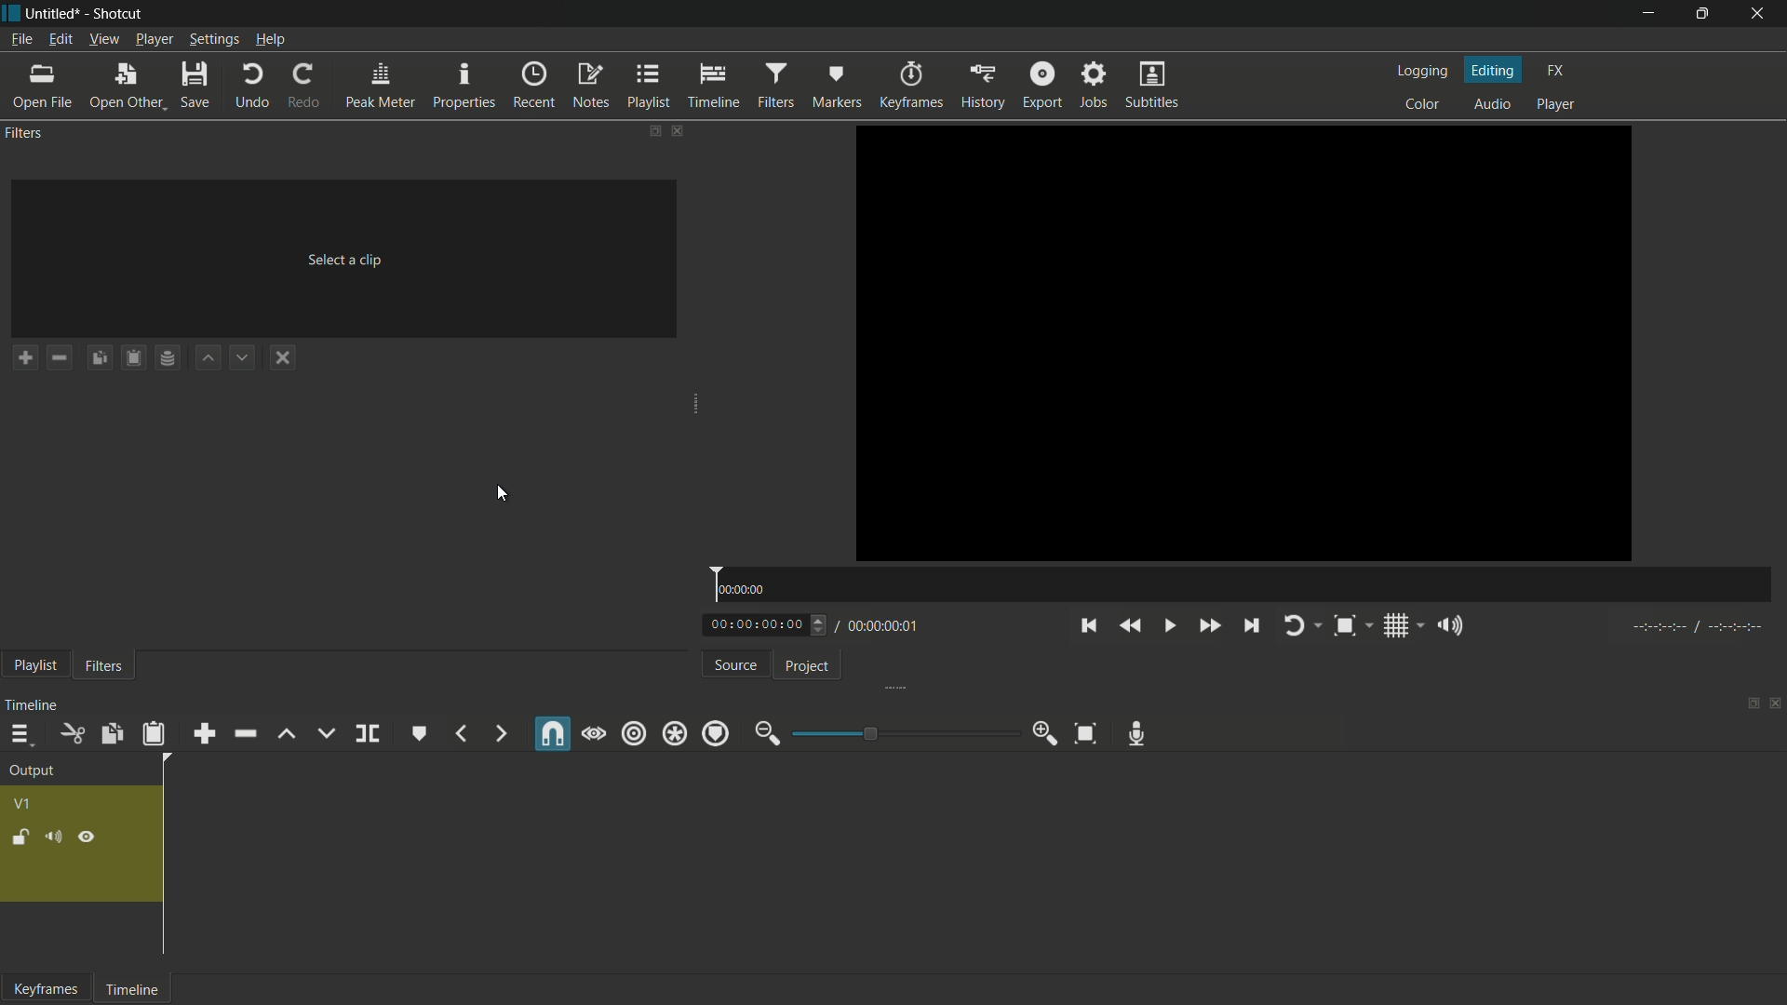 The image size is (1787, 1005). What do you see at coordinates (504, 495) in the screenshot?
I see `cursor` at bounding box center [504, 495].